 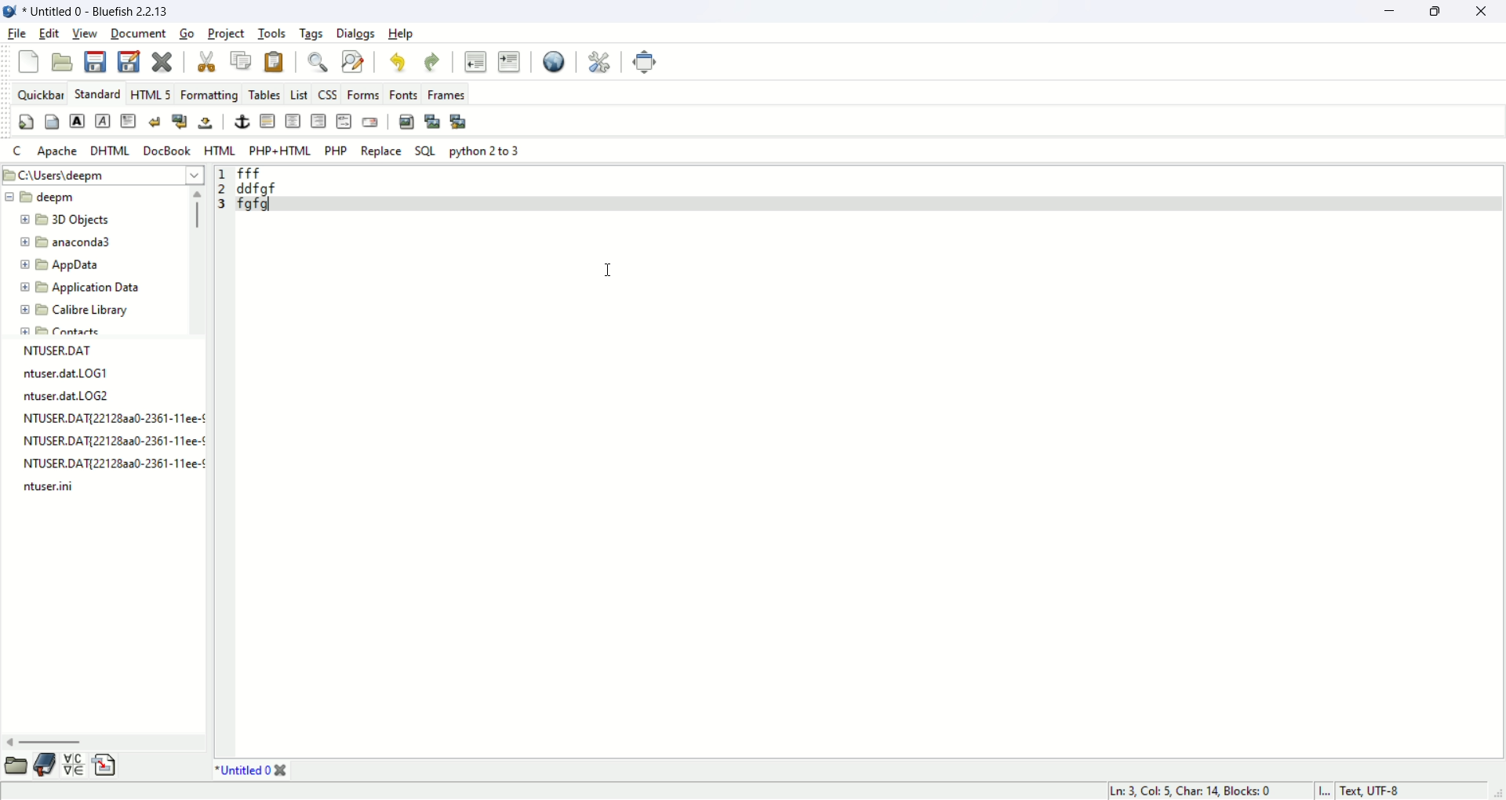 What do you see at coordinates (45, 491) in the screenshot?
I see `file name` at bounding box center [45, 491].